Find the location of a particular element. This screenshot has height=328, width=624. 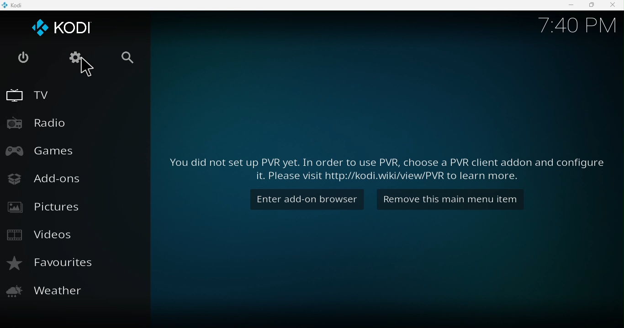

Enter add-on browser is located at coordinates (305, 199).